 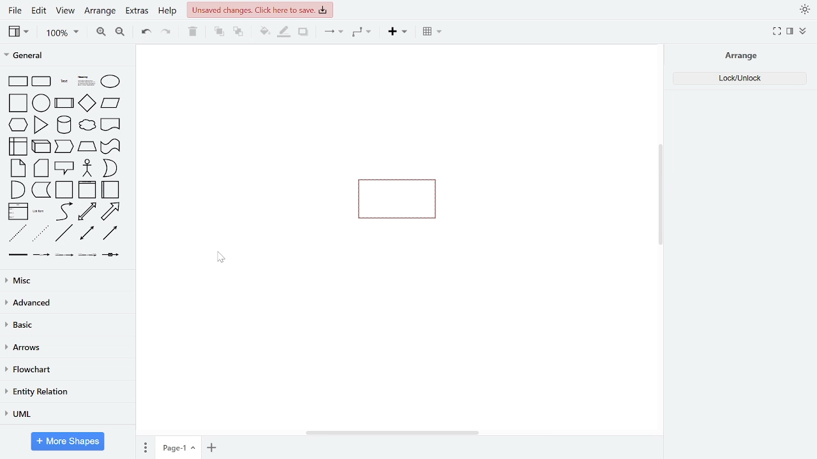 I want to click on line, so click(x=64, y=233).